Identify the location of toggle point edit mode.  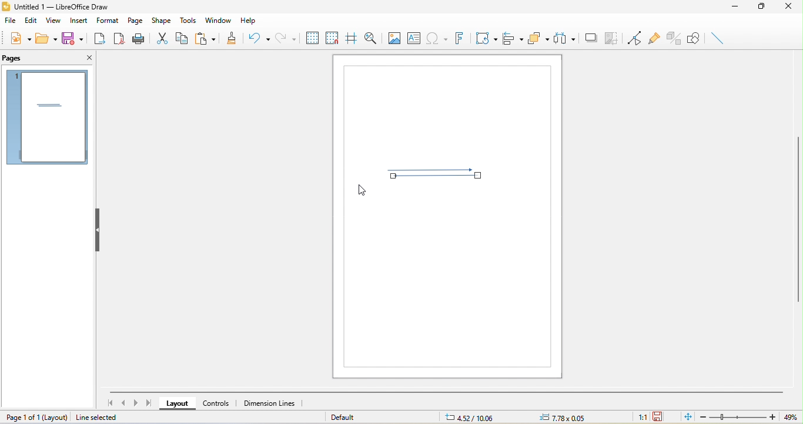
(631, 36).